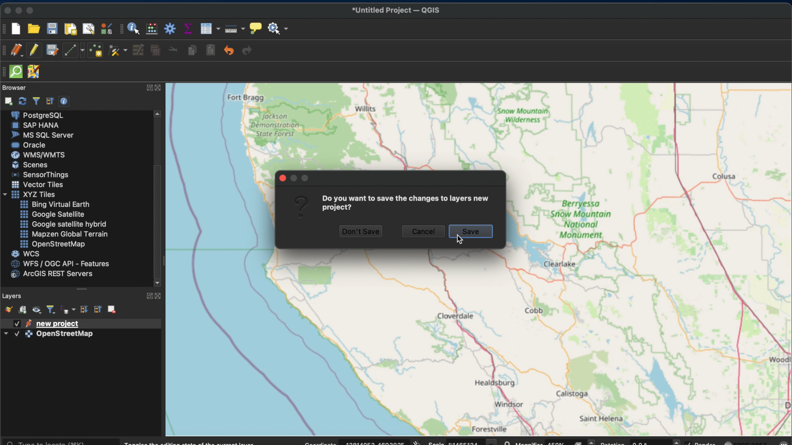 This screenshot has height=445, width=792. Describe the element at coordinates (396, 10) in the screenshot. I see `untitled project QGIS` at that location.